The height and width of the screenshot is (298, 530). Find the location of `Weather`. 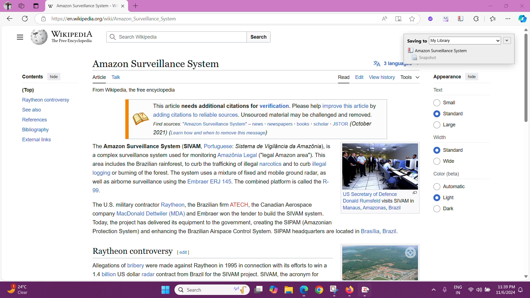

Weather is located at coordinates (19, 290).